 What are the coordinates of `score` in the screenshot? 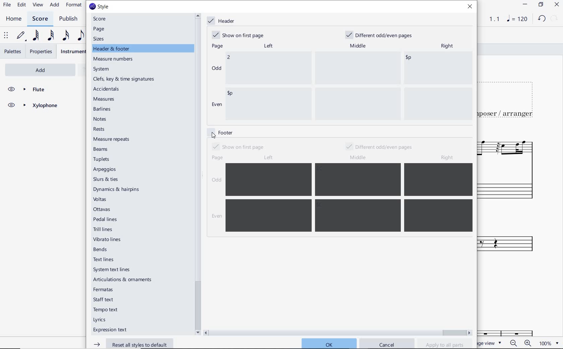 It's located at (102, 19).